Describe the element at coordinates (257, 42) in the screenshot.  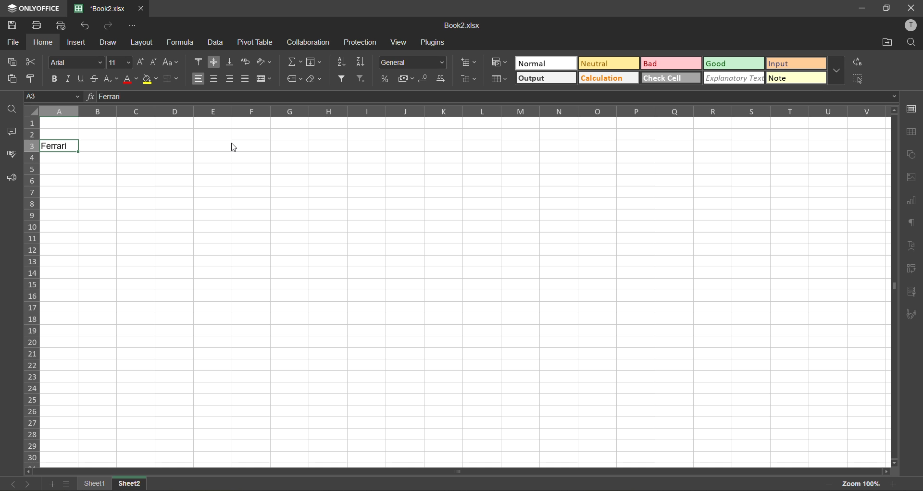
I see `pivot table` at that location.